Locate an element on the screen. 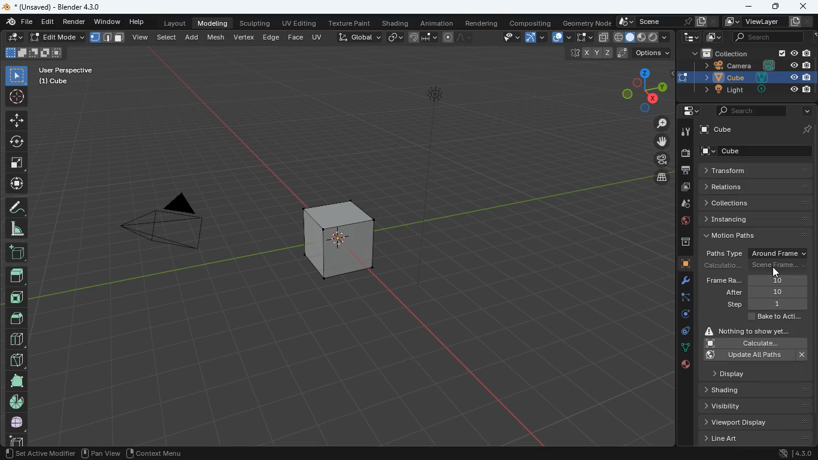 Image resolution: width=818 pixels, height=460 pixels. roof is located at coordinates (18, 318).